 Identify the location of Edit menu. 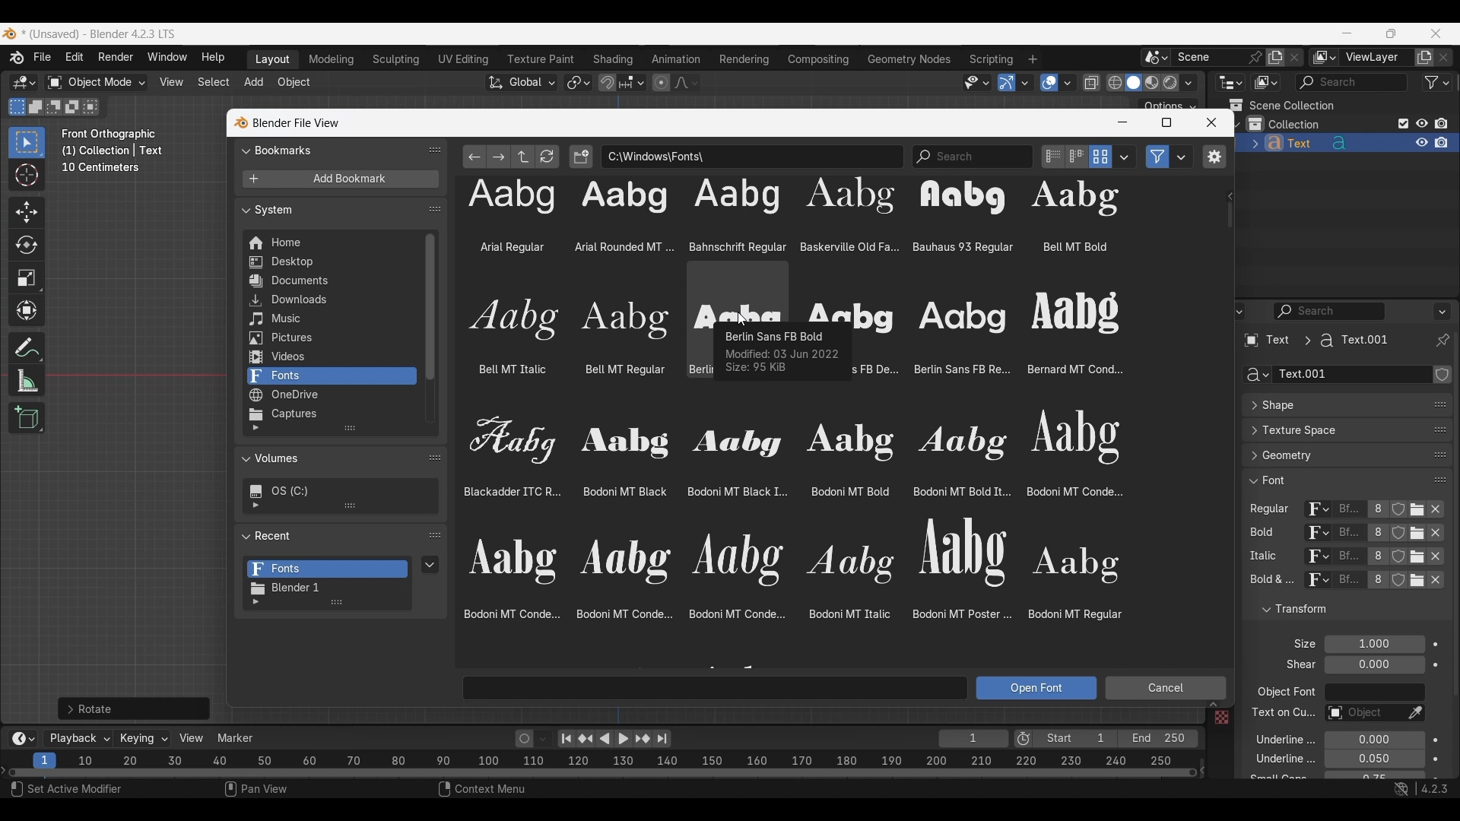
(75, 58).